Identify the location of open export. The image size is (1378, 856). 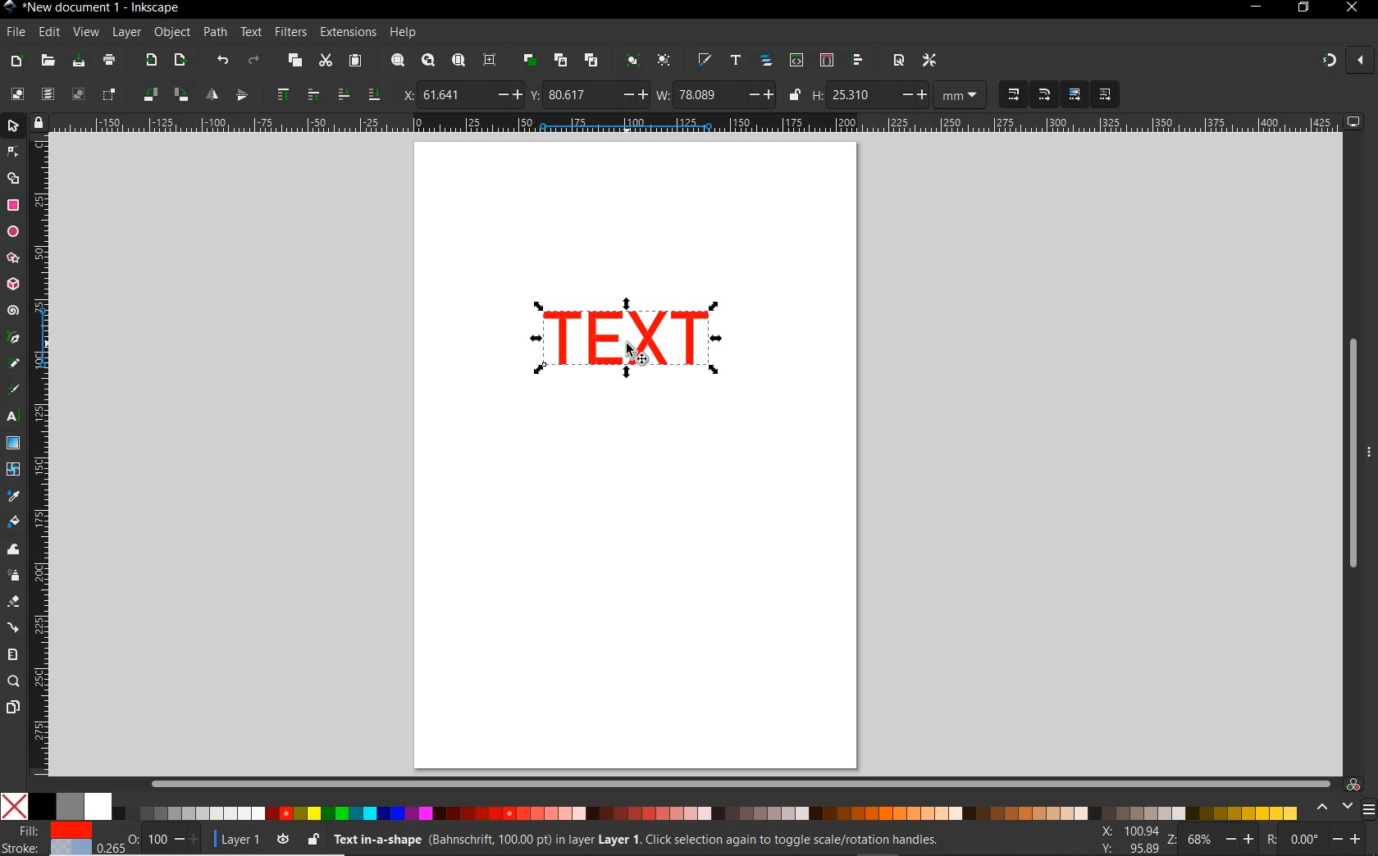
(180, 61).